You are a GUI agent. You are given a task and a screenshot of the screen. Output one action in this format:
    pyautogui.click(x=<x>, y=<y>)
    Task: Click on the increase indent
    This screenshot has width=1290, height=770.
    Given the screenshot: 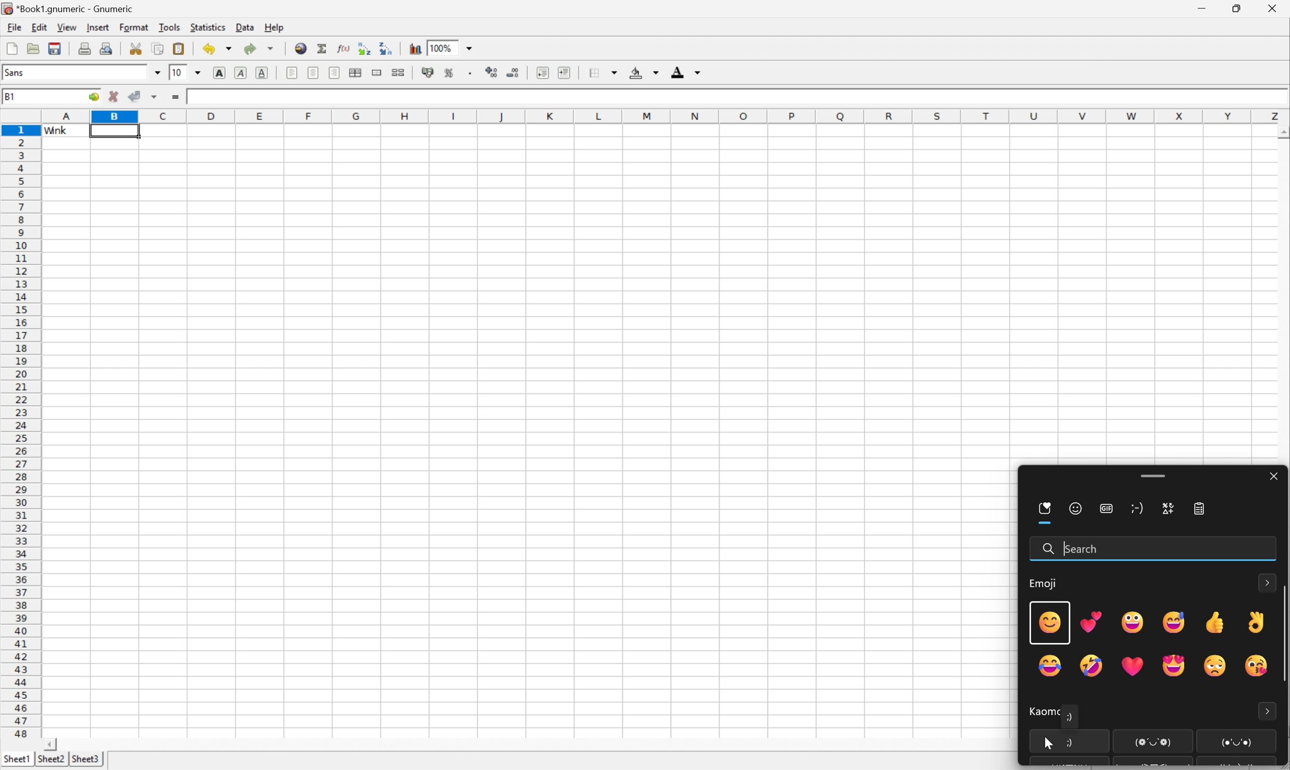 What is the action you would take?
    pyautogui.click(x=565, y=71)
    